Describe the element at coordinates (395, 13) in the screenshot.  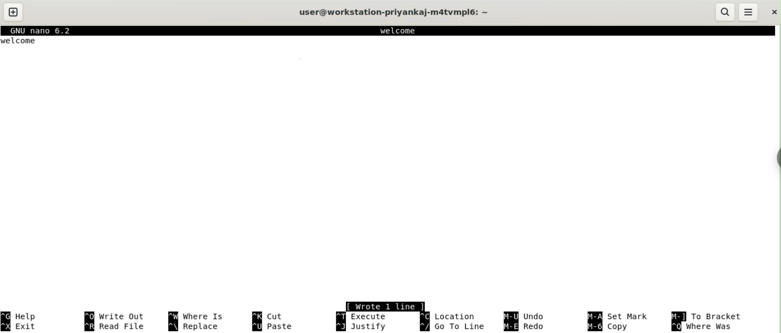
I see `user@workstation-privankaj-m4atvmplé6: ~` at that location.